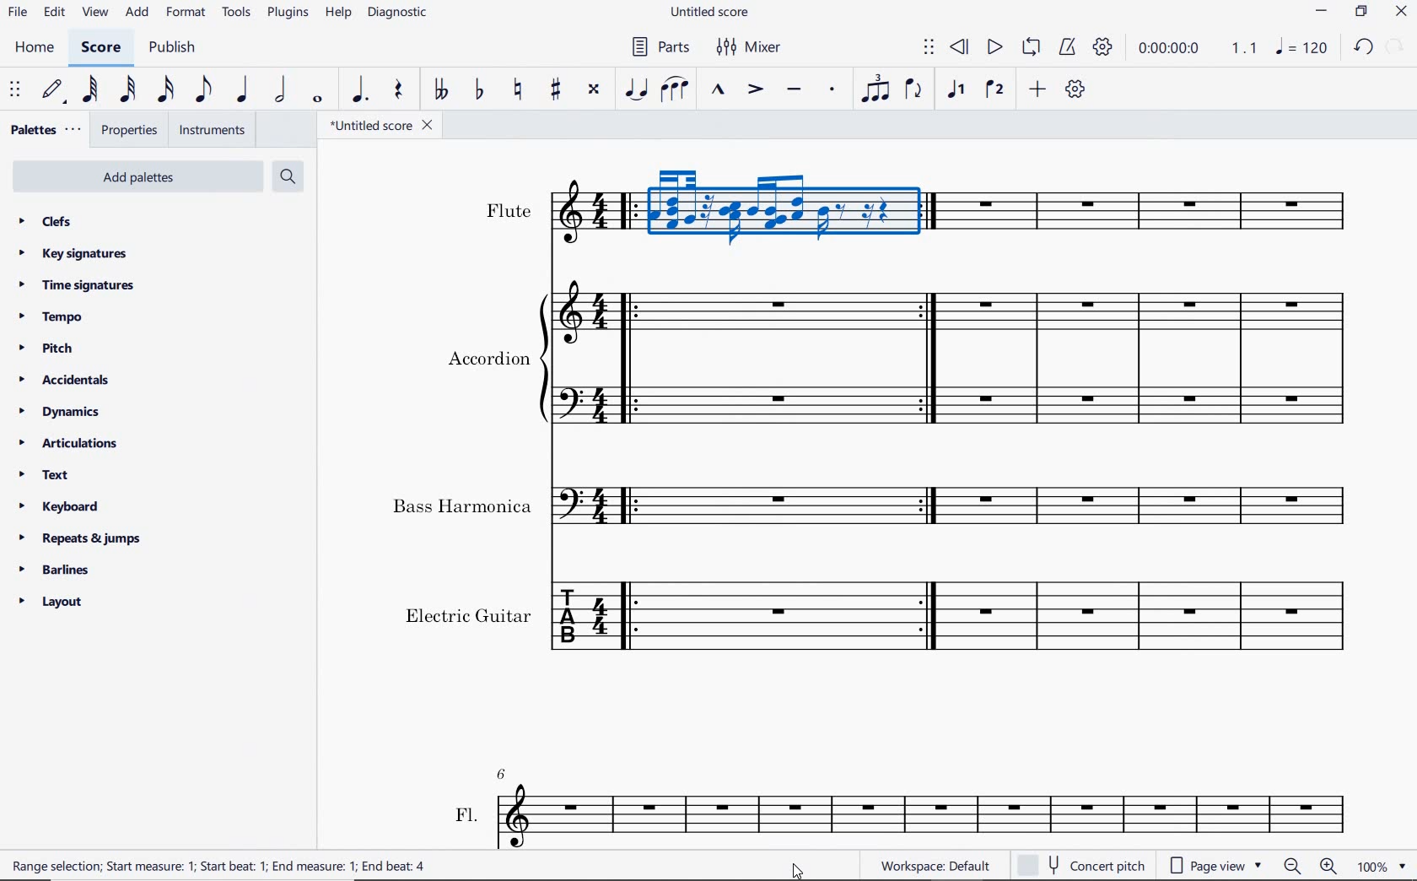 The image size is (1417, 881). Describe the element at coordinates (46, 349) in the screenshot. I see `pitch` at that location.